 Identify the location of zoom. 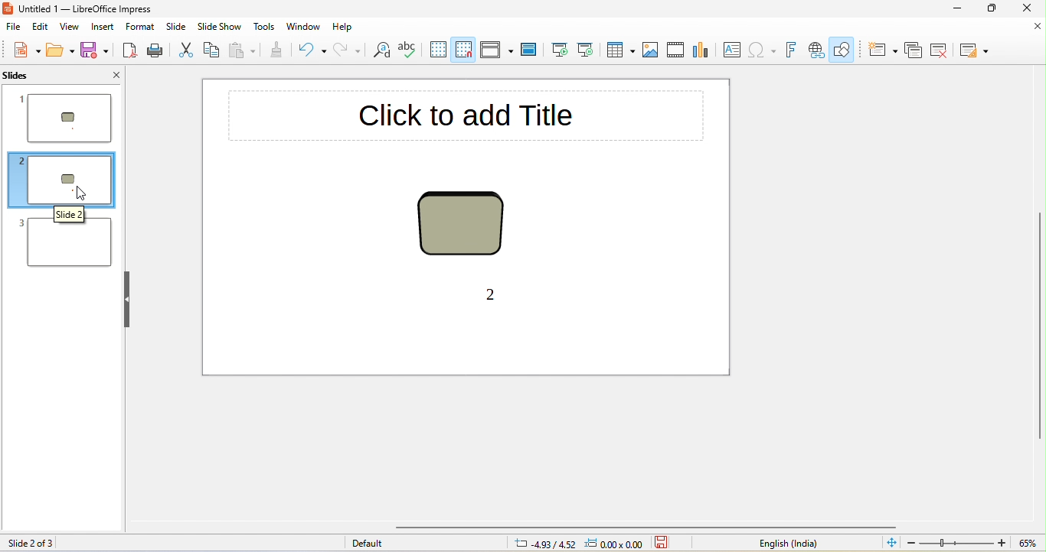
(972, 544).